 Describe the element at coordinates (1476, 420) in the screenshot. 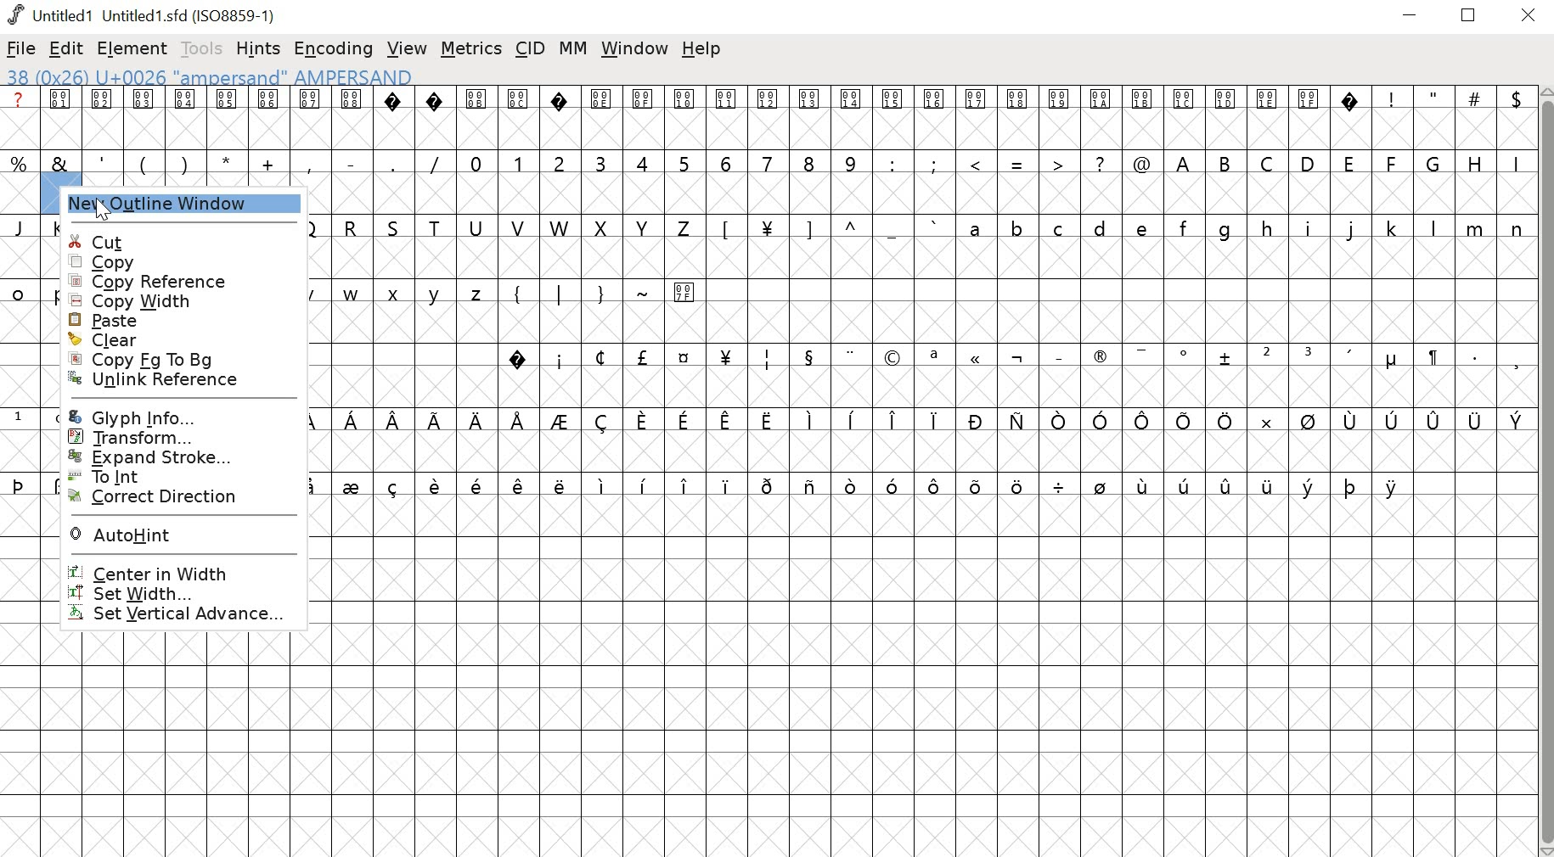

I see `symbol` at that location.